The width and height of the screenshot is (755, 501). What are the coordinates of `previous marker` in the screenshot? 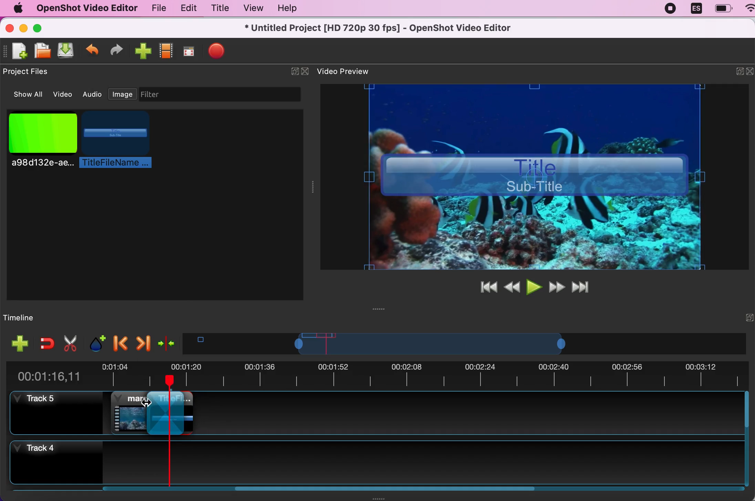 It's located at (119, 342).